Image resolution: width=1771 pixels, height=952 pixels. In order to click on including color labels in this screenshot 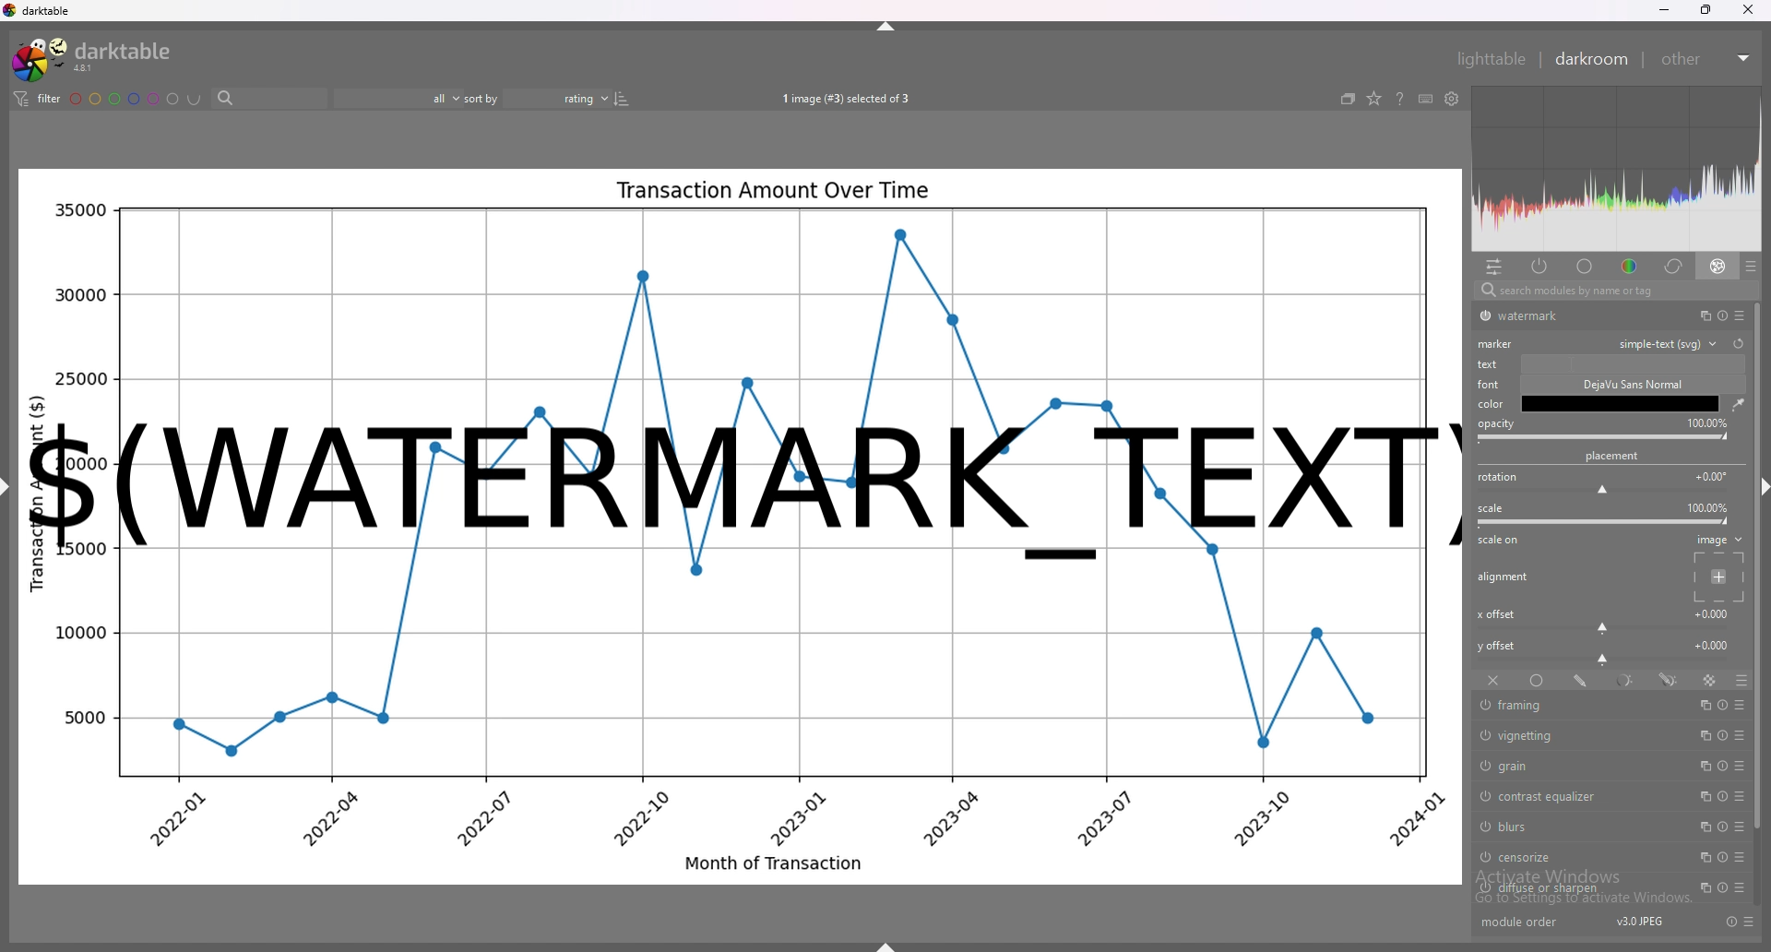, I will do `click(194, 100)`.